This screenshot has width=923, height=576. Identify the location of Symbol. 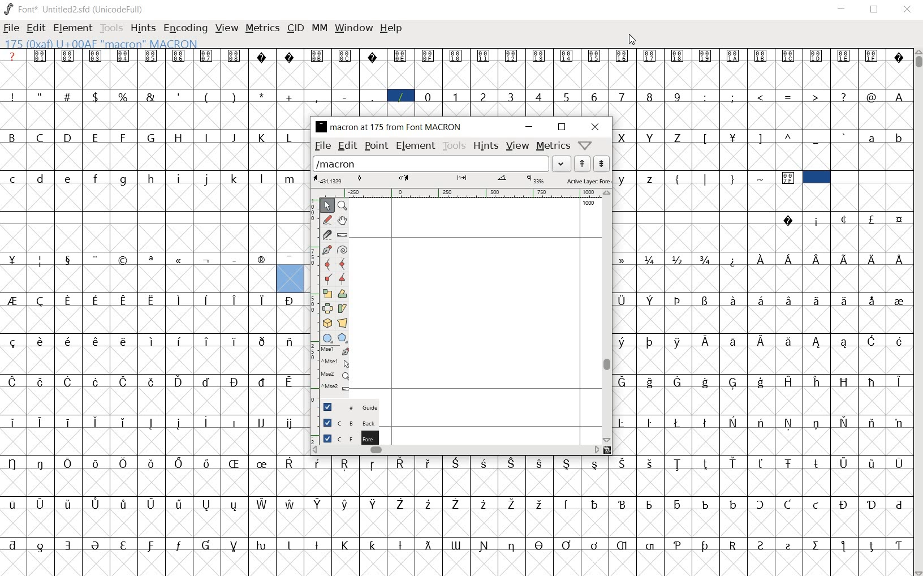
(208, 259).